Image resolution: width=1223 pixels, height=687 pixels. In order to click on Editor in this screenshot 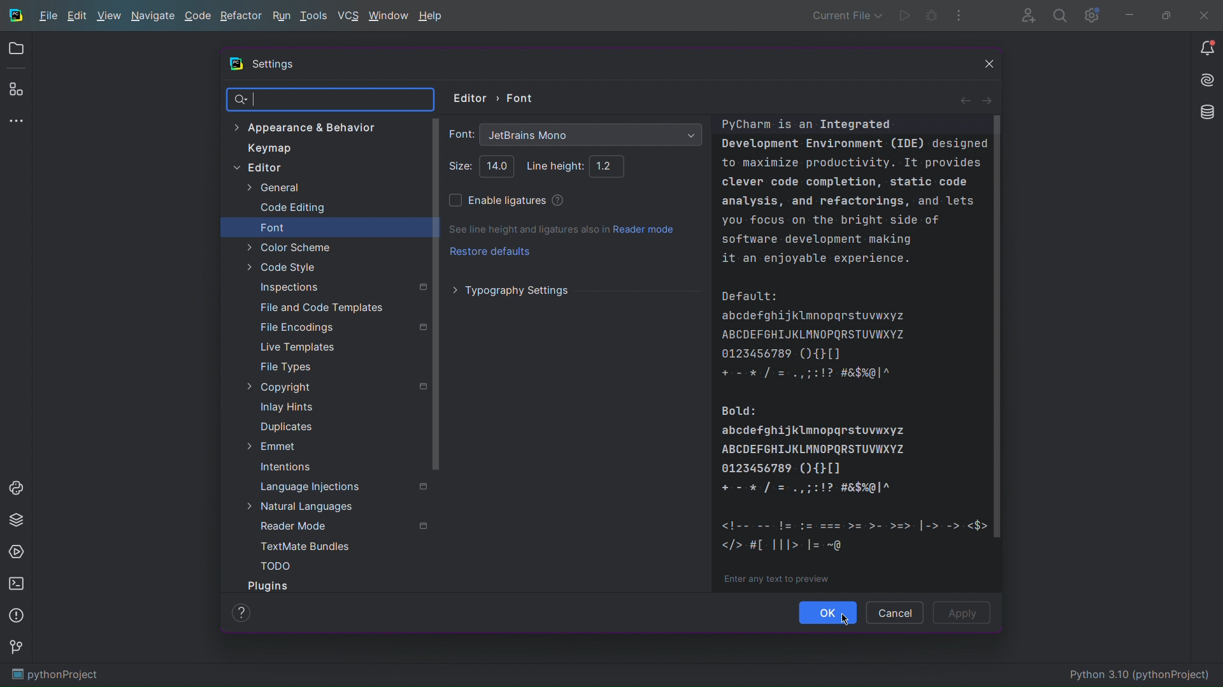, I will do `click(255, 168)`.